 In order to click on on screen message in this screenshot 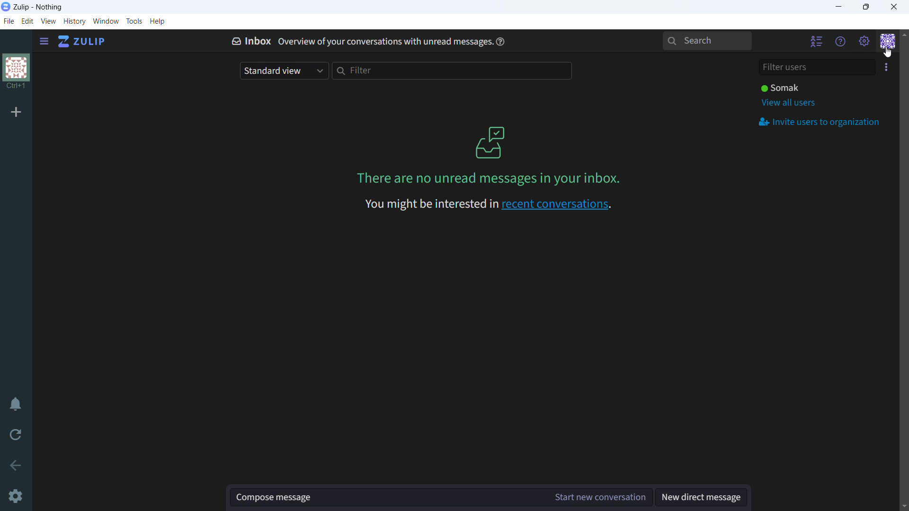, I will do `click(486, 156)`.